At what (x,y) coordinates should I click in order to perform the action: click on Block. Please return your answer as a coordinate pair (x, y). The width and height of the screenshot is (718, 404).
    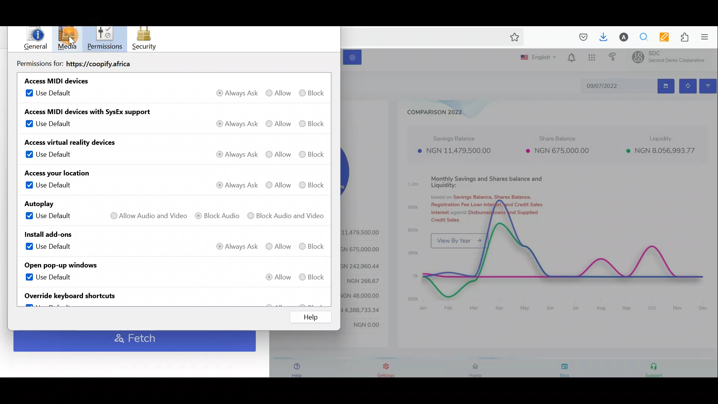
    Looking at the image, I should click on (313, 125).